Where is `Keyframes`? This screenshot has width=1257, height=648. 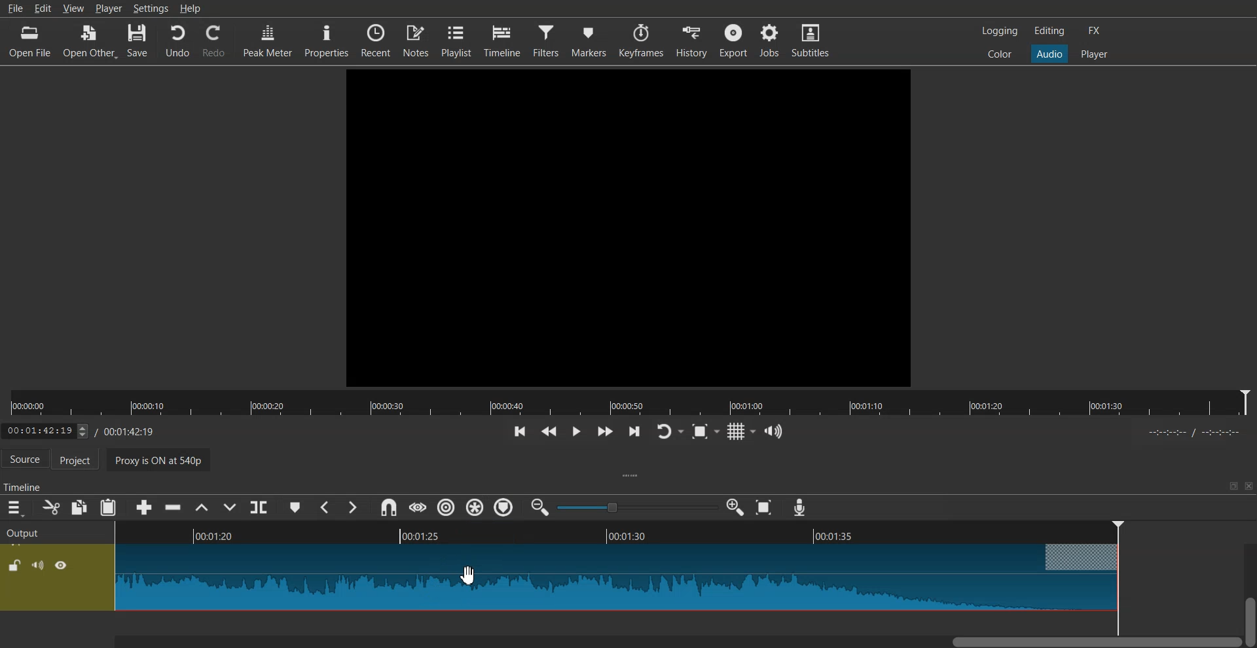 Keyframes is located at coordinates (642, 40).